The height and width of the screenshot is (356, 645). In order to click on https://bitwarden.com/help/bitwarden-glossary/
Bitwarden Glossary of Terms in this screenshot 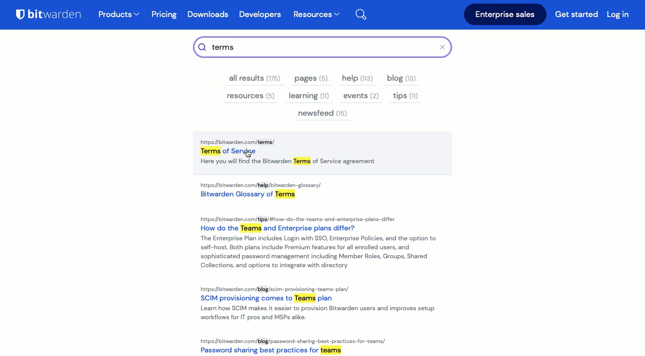, I will do `click(263, 192)`.